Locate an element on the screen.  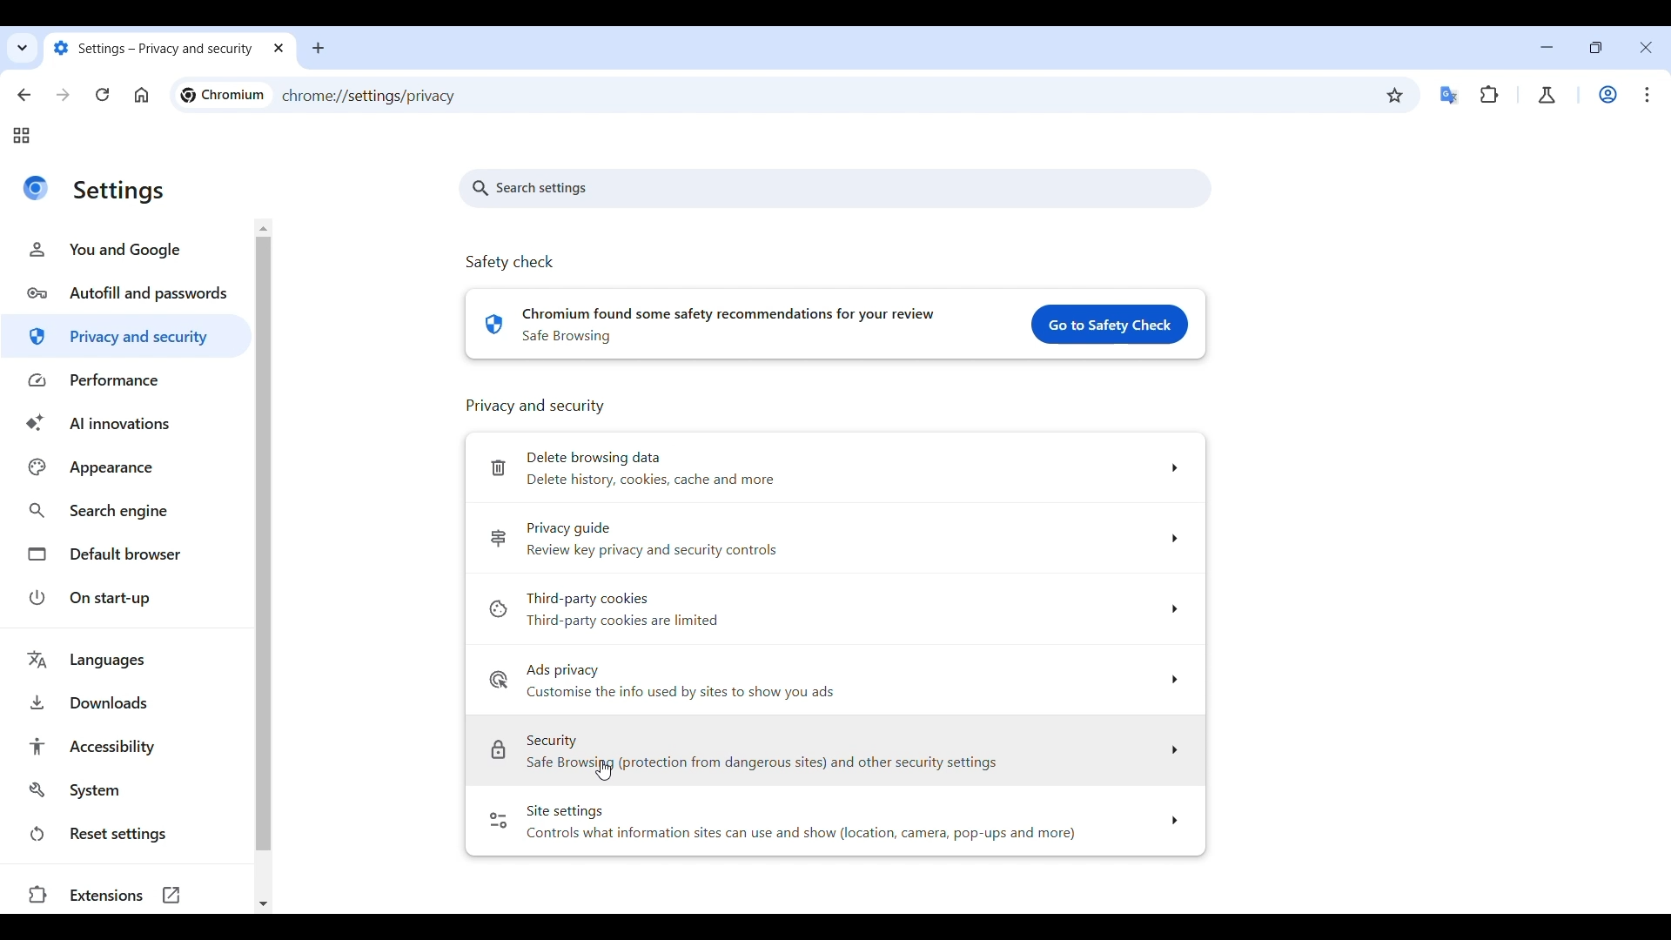
Chrome labs is located at coordinates (1547, 96).